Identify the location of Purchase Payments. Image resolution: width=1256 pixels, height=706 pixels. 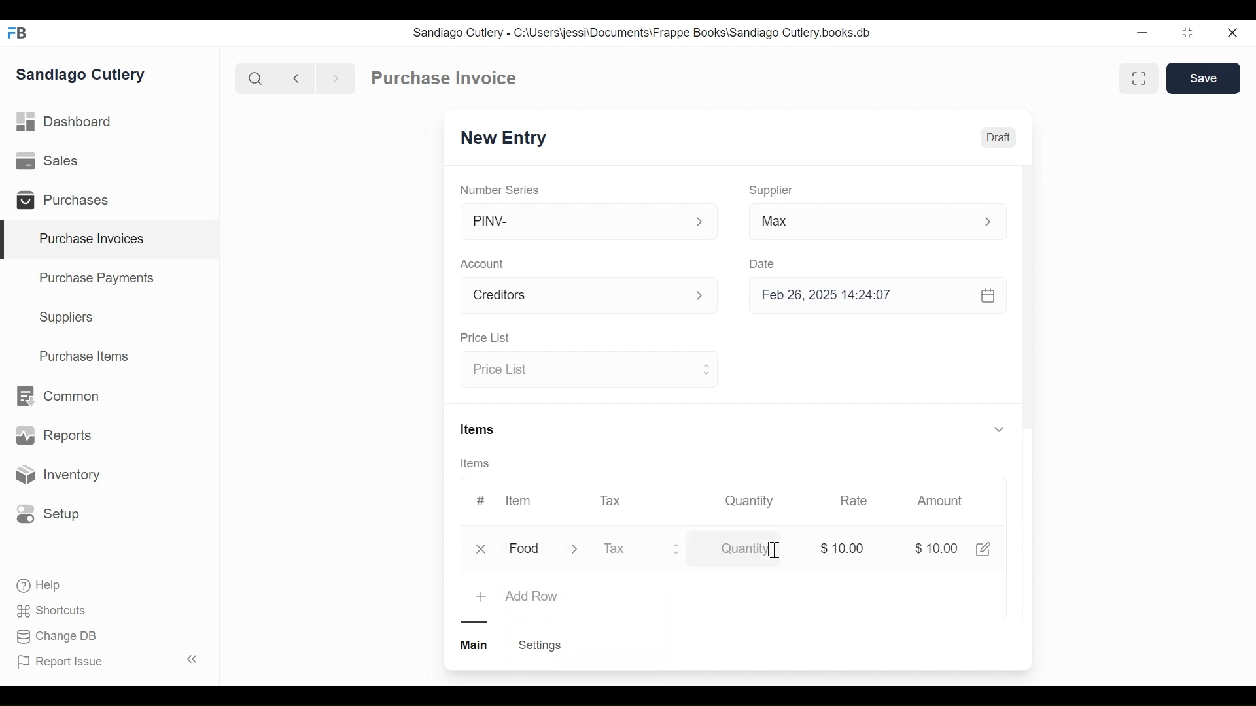
(99, 280).